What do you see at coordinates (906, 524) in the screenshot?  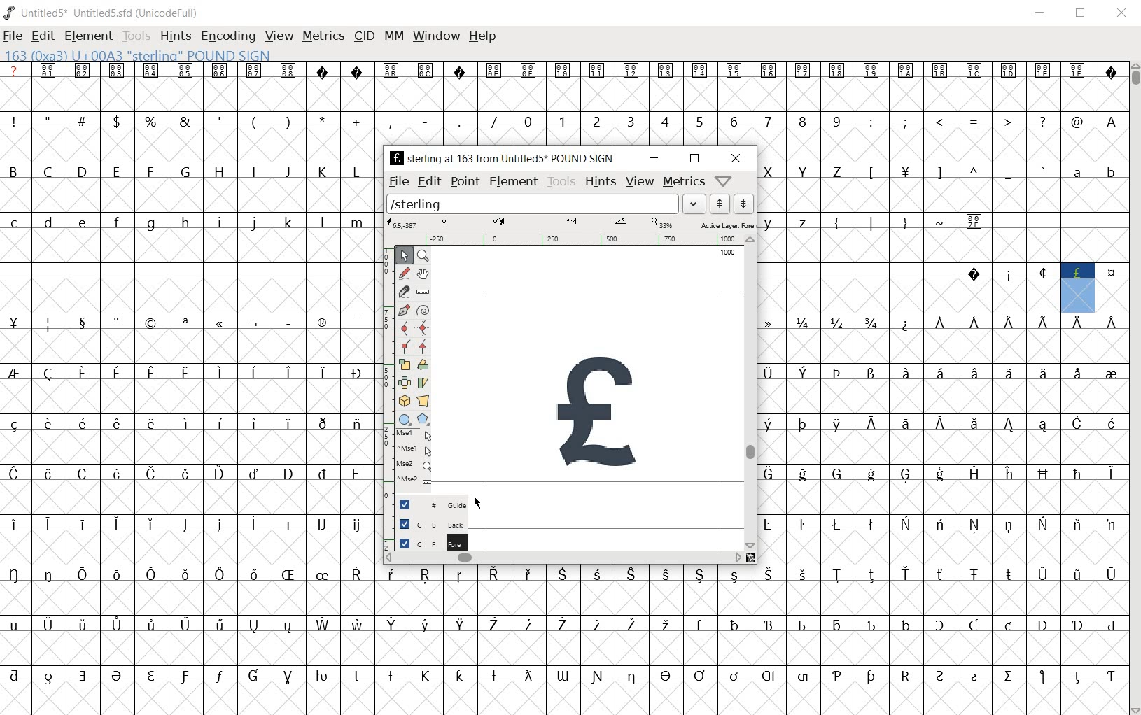 I see `Symbol` at bounding box center [906, 524].